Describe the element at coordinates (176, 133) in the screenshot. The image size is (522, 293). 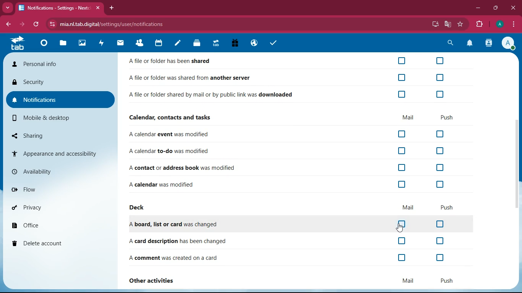
I see `A calendar event was modified` at that location.